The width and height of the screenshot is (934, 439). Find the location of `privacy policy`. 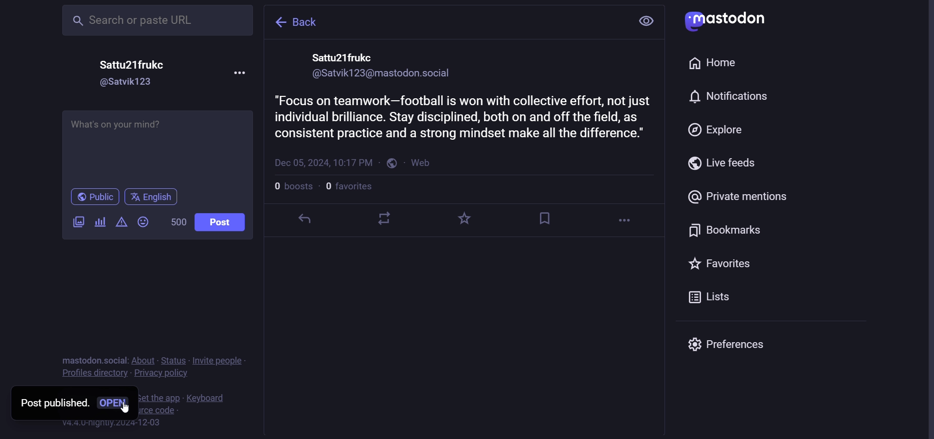

privacy policy is located at coordinates (160, 375).